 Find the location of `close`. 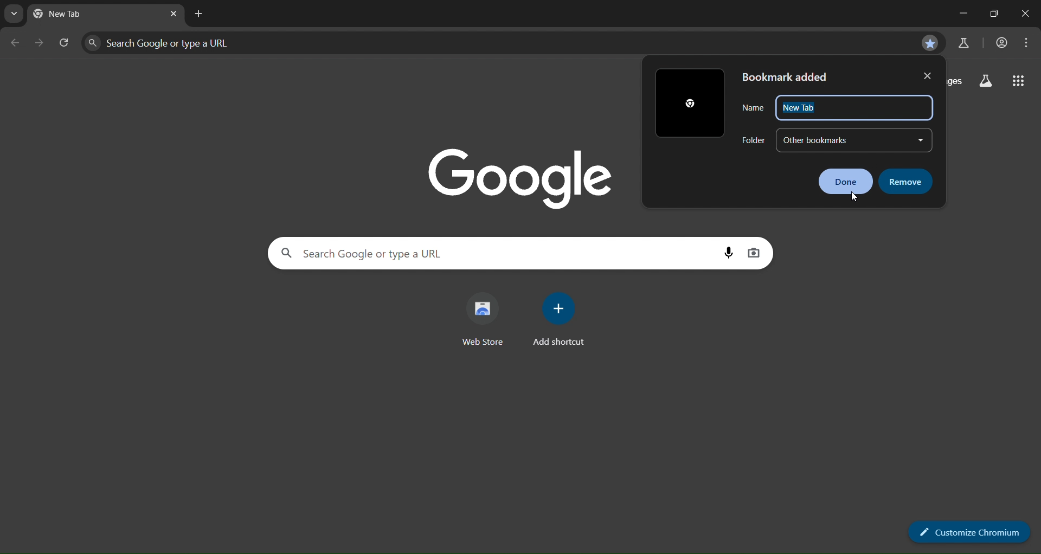

close is located at coordinates (1025, 12).